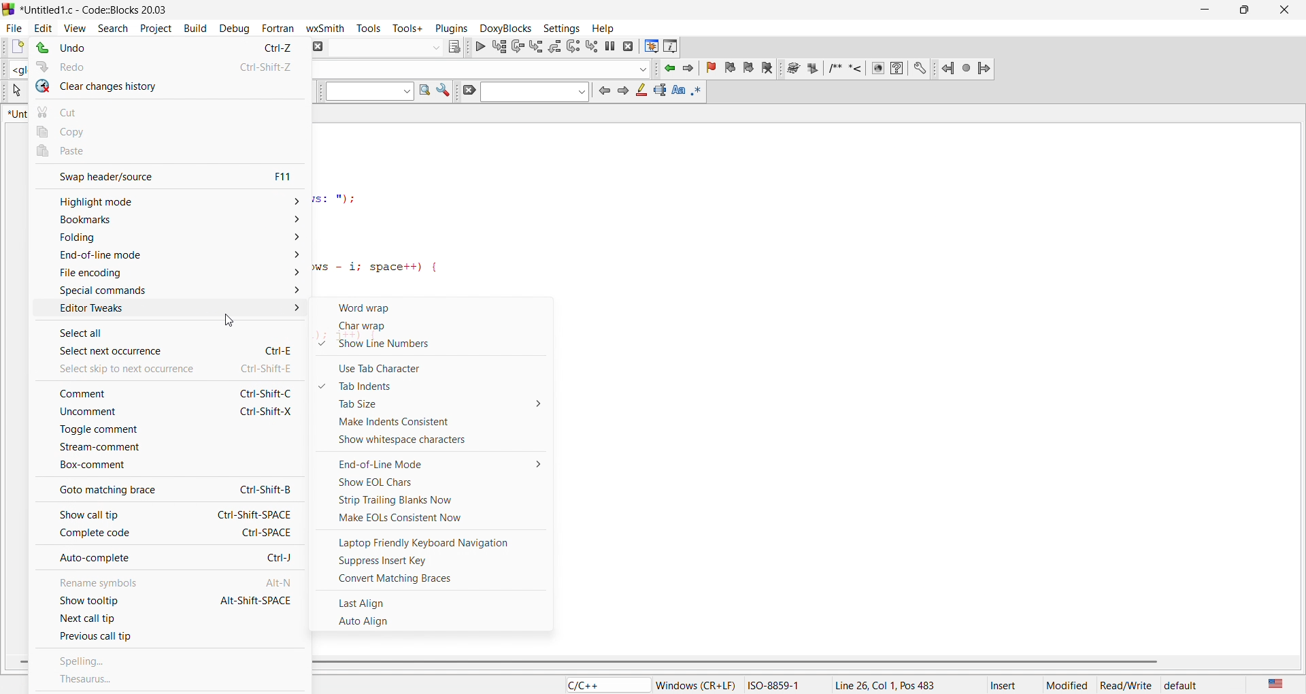 Image resolution: width=1306 pixels, height=694 pixels. I want to click on stream comment , so click(166, 450).